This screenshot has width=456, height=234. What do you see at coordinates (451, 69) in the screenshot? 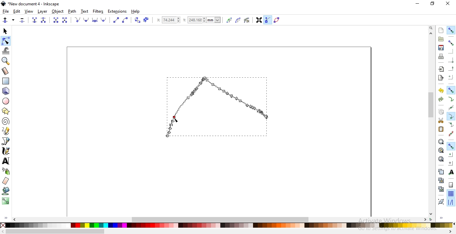
I see `snap midpointsof bounding boxes edges` at bounding box center [451, 69].